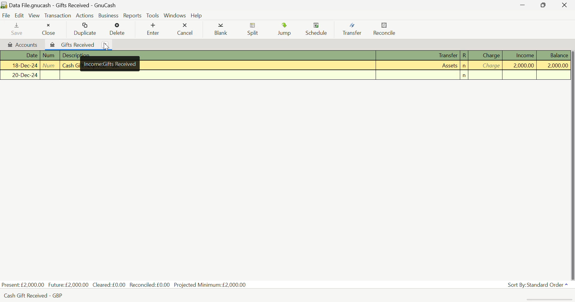 The width and height of the screenshot is (575, 302). What do you see at coordinates (153, 29) in the screenshot?
I see `Enter` at bounding box center [153, 29].